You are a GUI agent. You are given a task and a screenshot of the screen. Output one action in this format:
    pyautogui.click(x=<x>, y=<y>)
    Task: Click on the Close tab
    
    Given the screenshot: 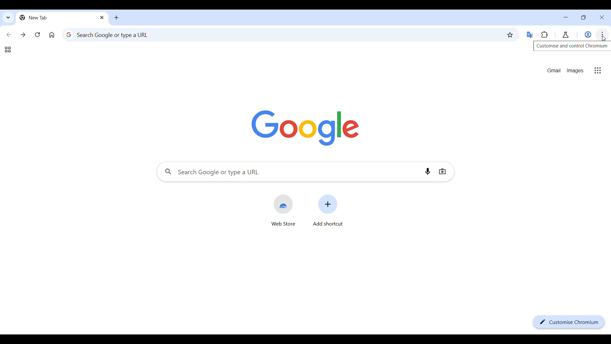 What is the action you would take?
    pyautogui.click(x=102, y=17)
    